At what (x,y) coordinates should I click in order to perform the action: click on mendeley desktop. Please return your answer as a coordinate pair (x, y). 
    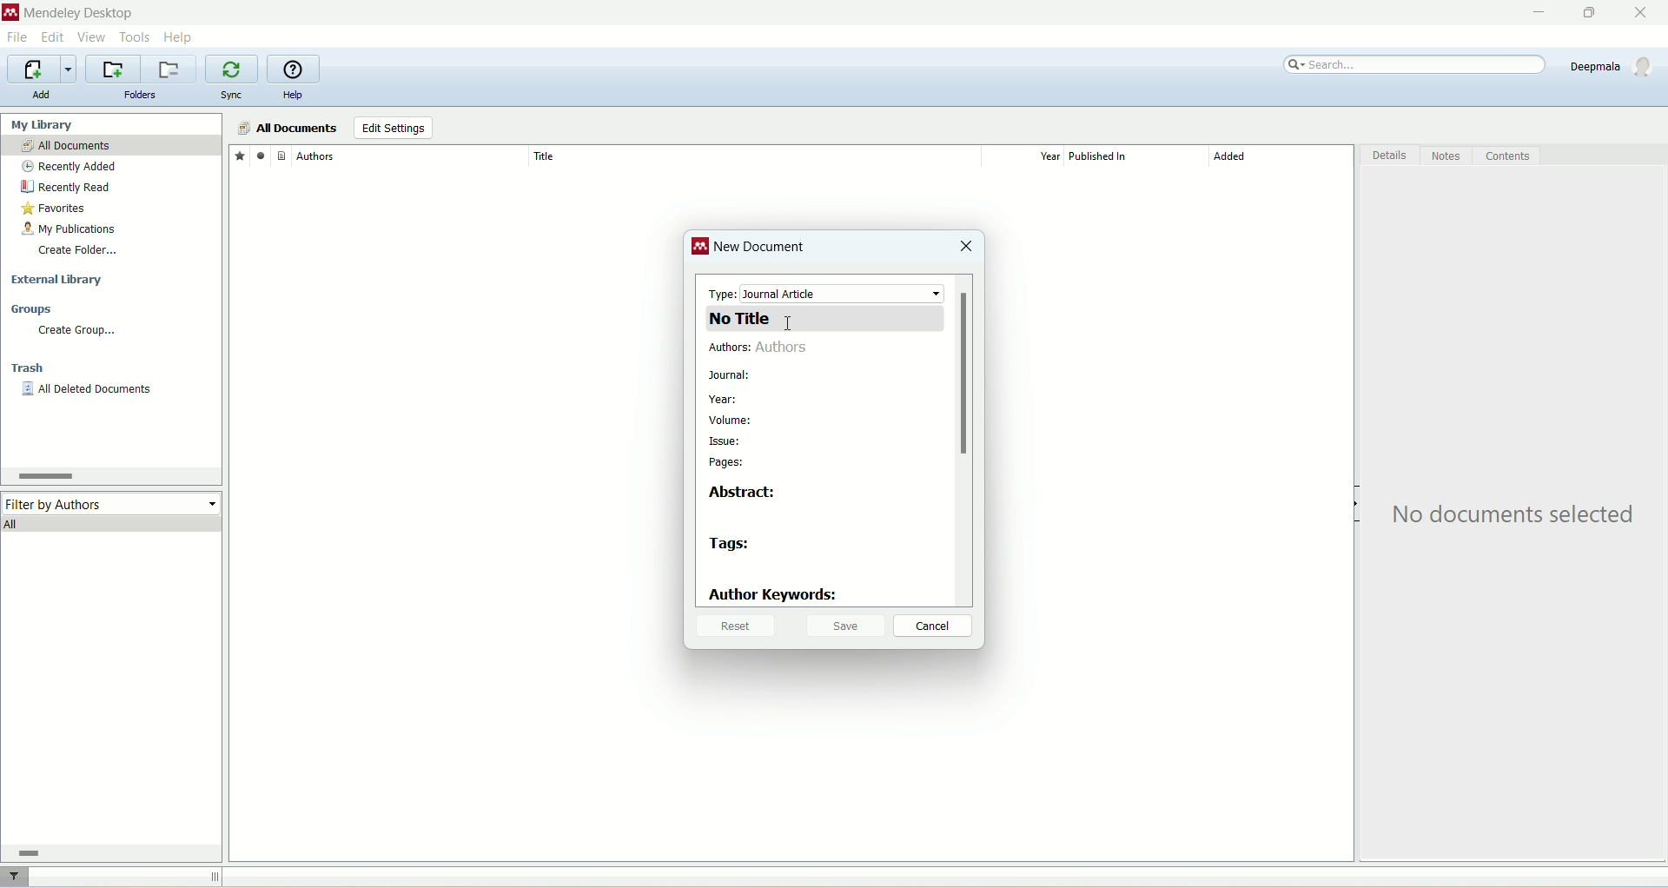
    Looking at the image, I should click on (76, 15).